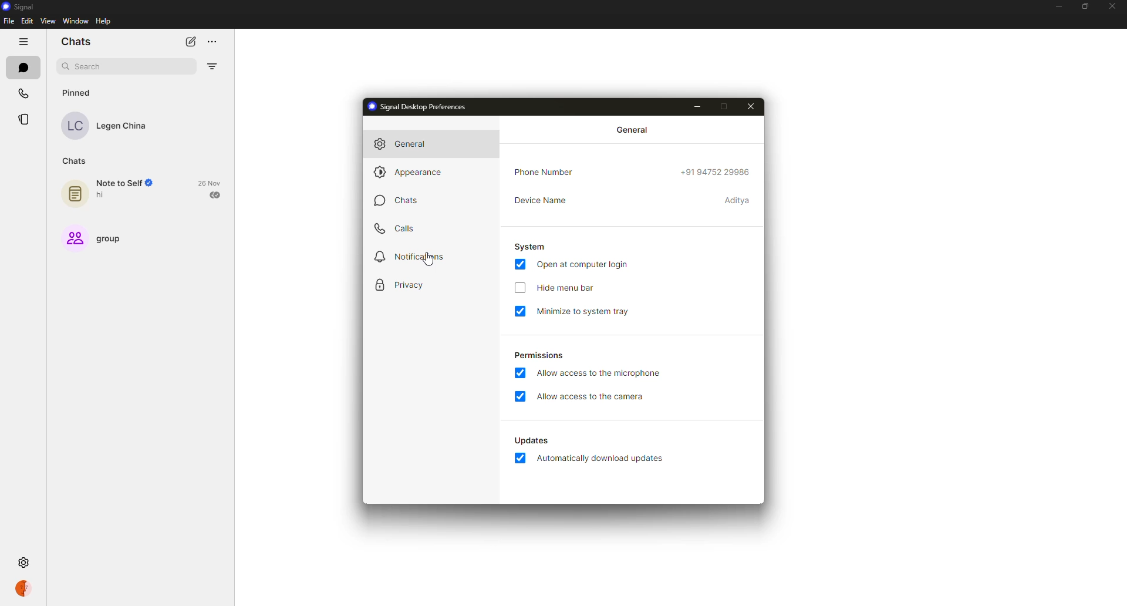  What do you see at coordinates (519, 289) in the screenshot?
I see `click to enable` at bounding box center [519, 289].